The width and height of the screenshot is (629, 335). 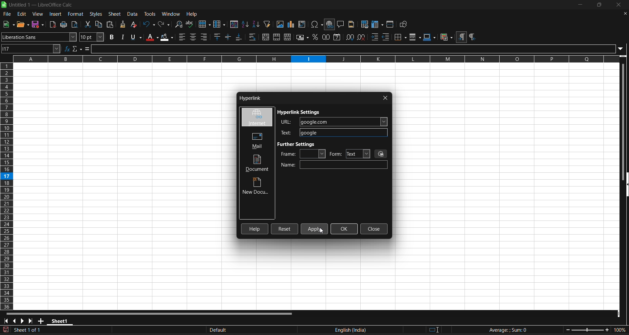 I want to click on align center, so click(x=193, y=37).